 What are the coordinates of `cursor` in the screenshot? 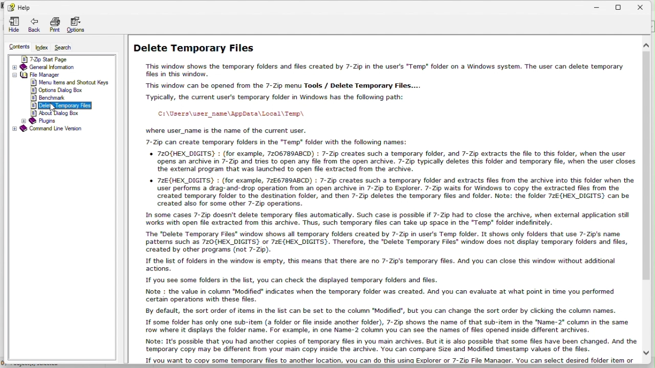 It's located at (53, 107).